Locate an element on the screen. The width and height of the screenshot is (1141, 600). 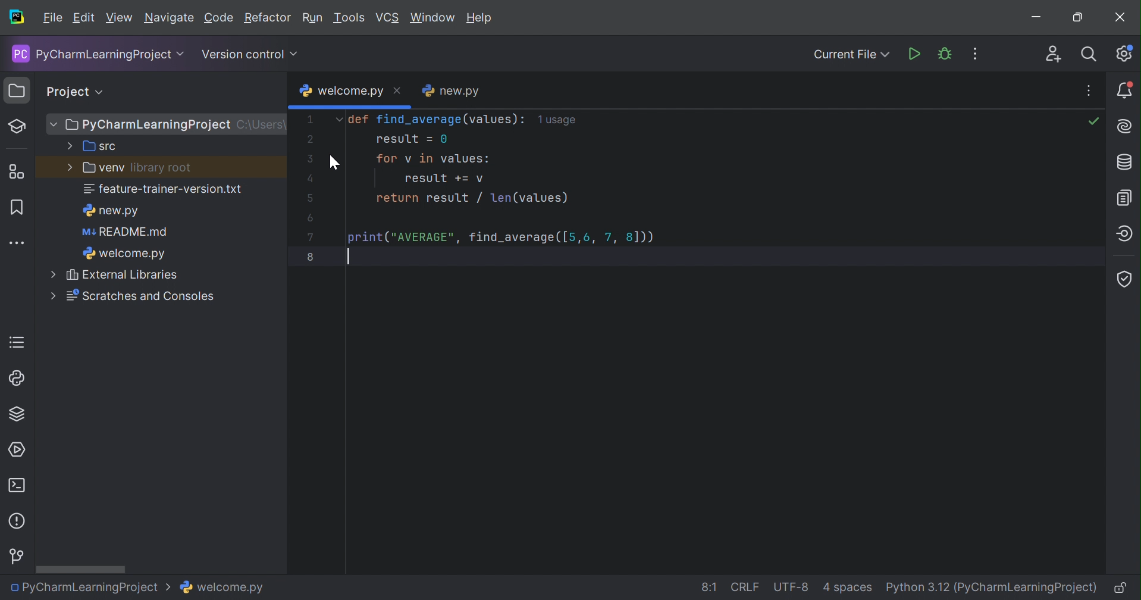
Tools is located at coordinates (350, 18).